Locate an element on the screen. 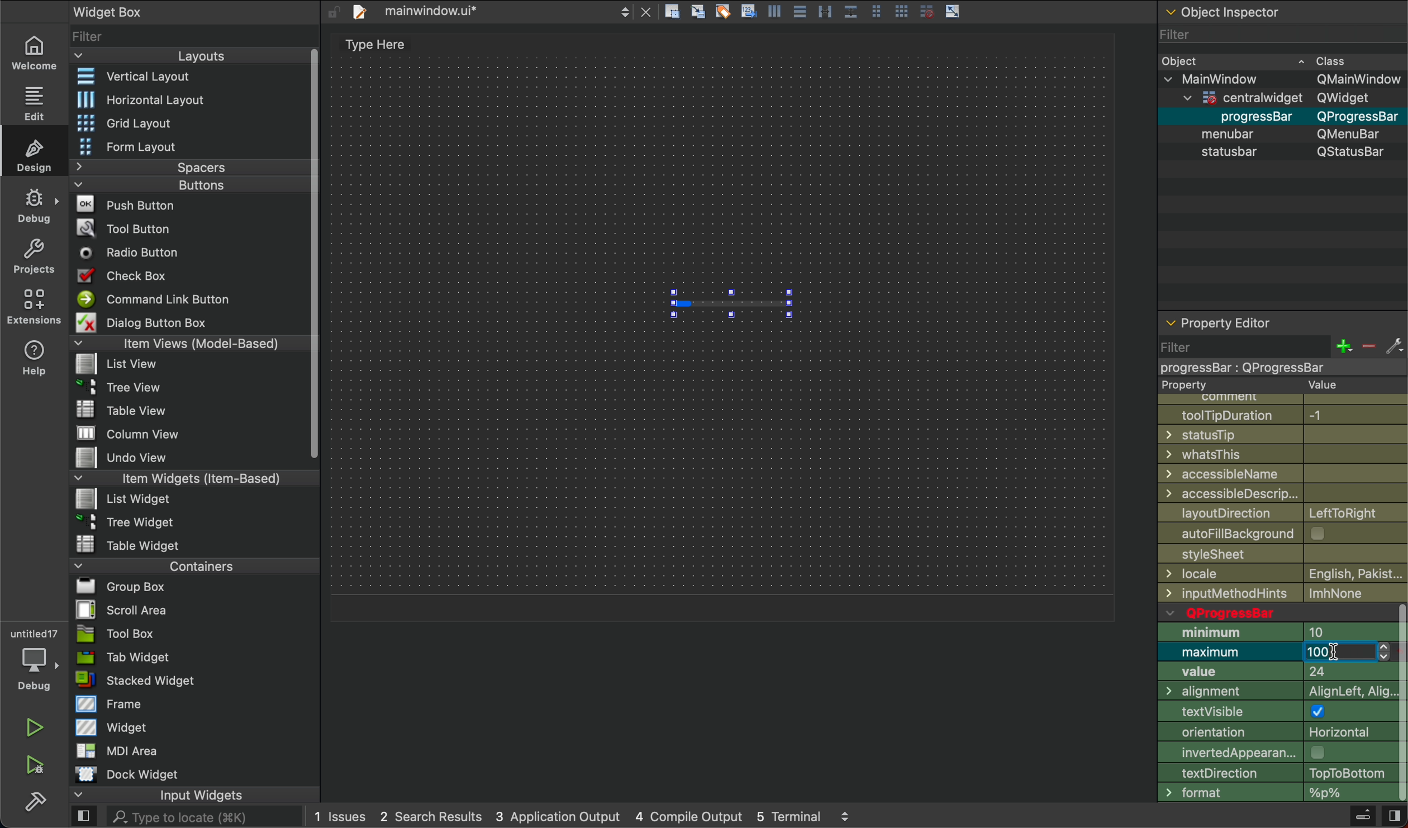 The image size is (1408, 828). debug is located at coordinates (35, 206).